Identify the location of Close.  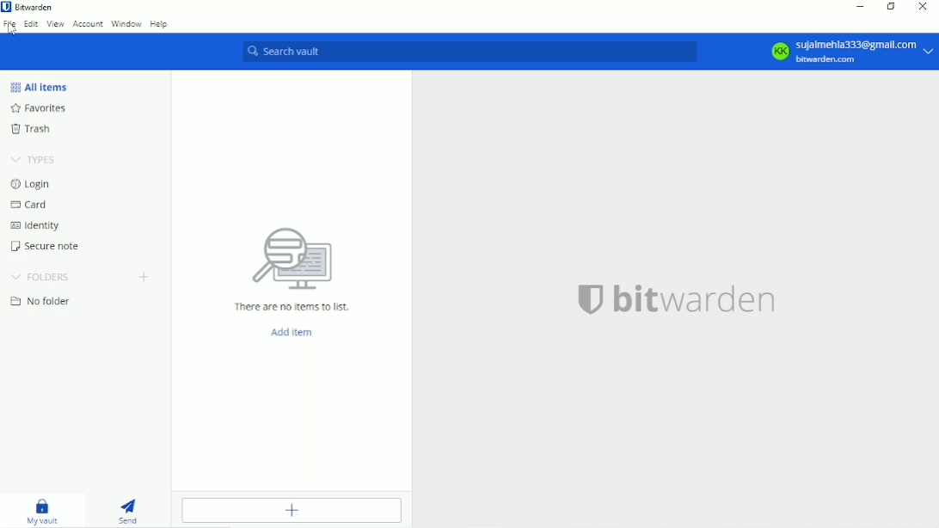
(924, 8).